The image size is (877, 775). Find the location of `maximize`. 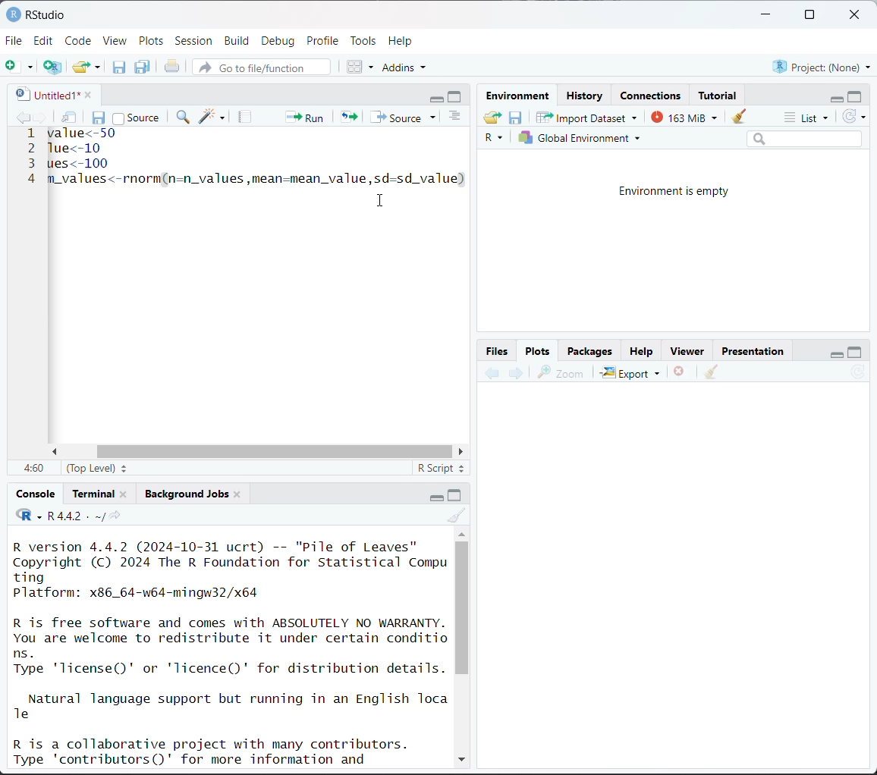

maximize is located at coordinates (456, 494).